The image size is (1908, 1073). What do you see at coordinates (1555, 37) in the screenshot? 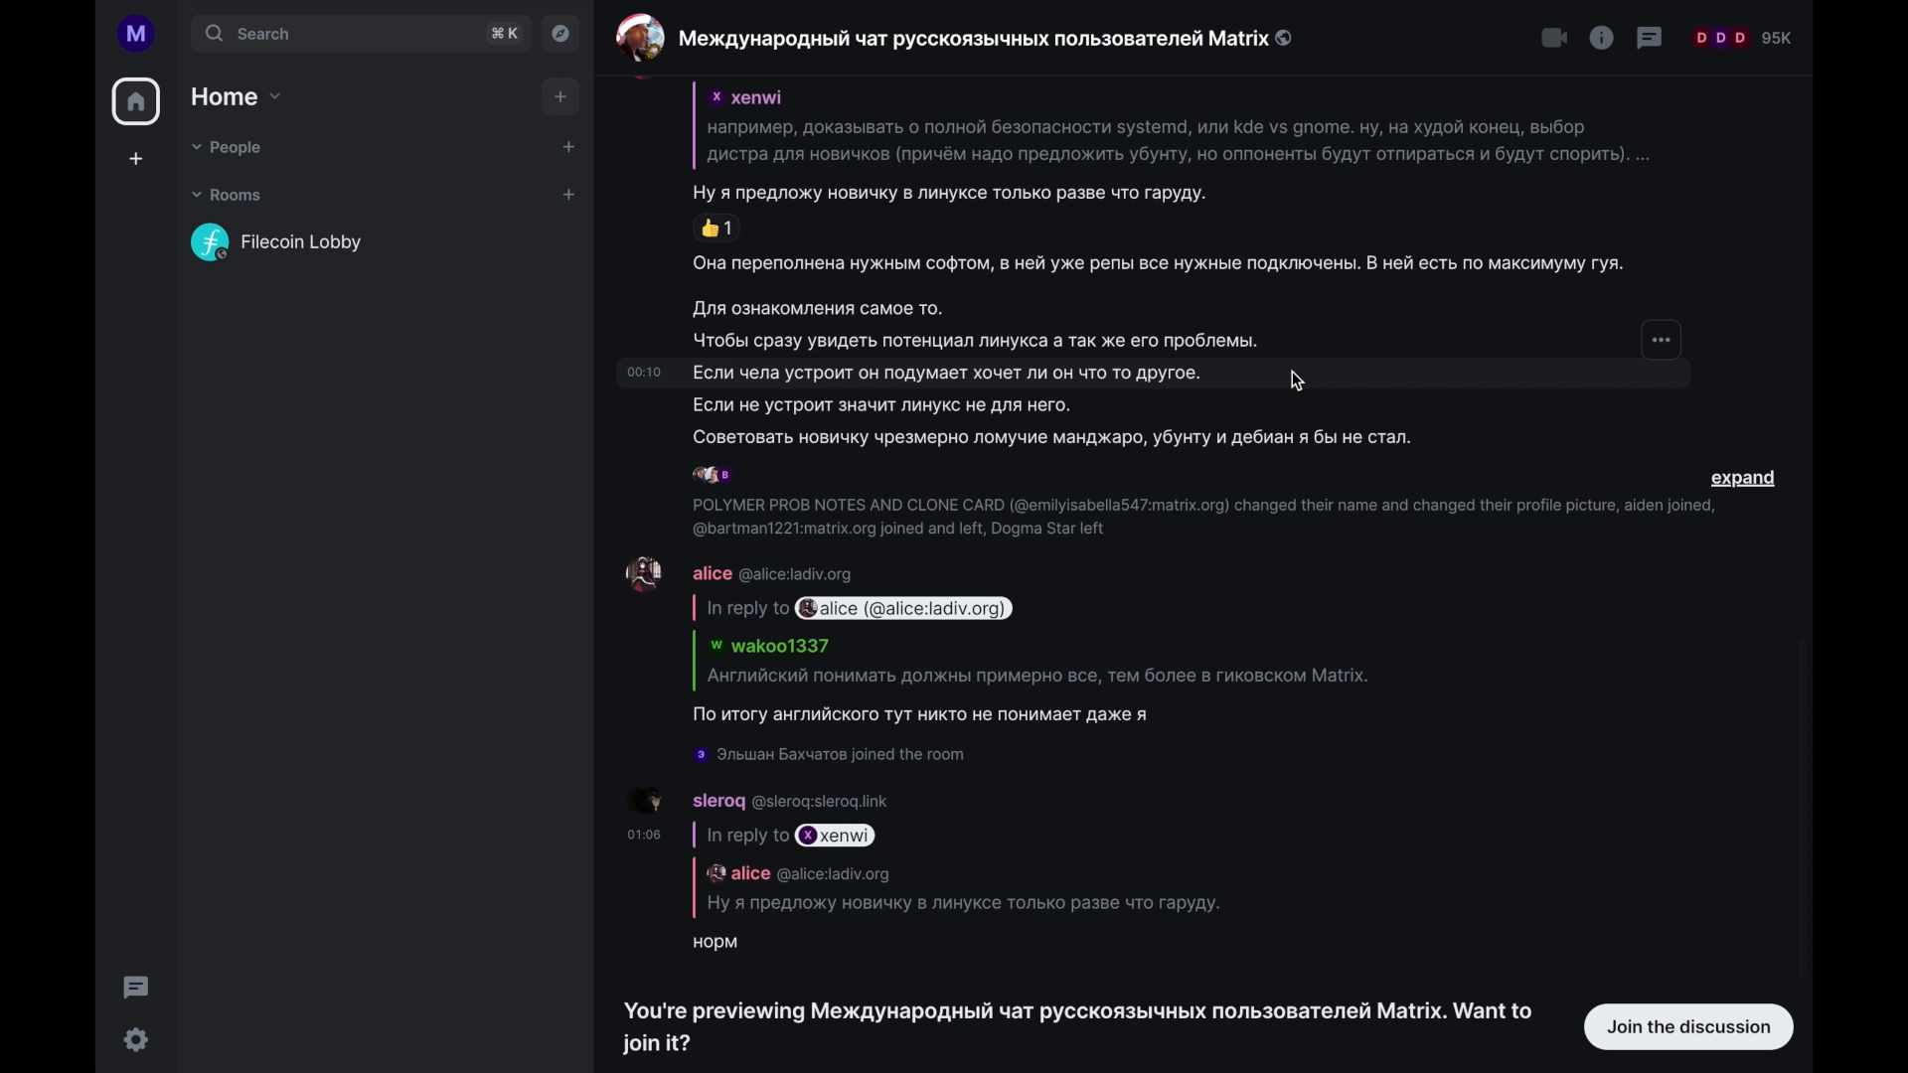
I see `video calls` at bounding box center [1555, 37].